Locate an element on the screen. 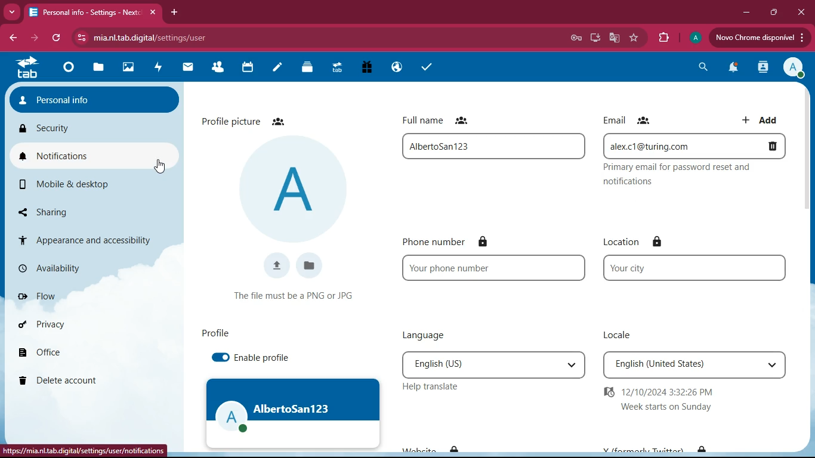 Image resolution: width=815 pixels, height=458 pixels. privacy is located at coordinates (88, 324).